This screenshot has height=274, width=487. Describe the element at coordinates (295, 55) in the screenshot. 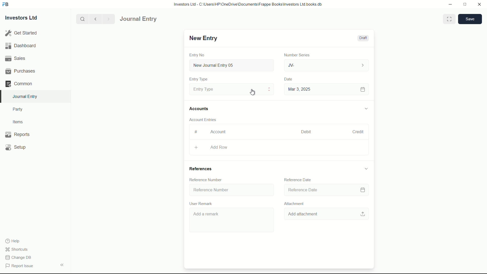

I see `Number Series` at that location.